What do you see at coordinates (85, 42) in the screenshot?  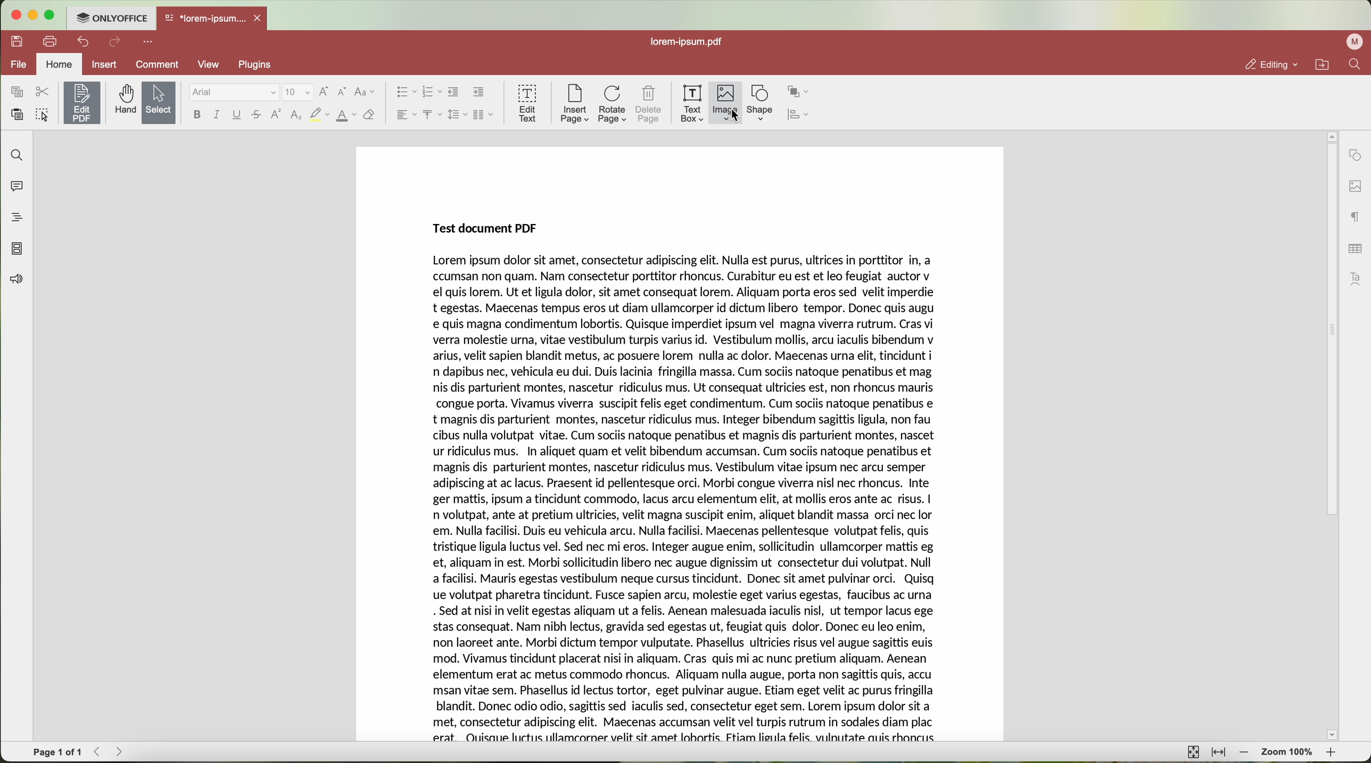 I see `undo` at bounding box center [85, 42].